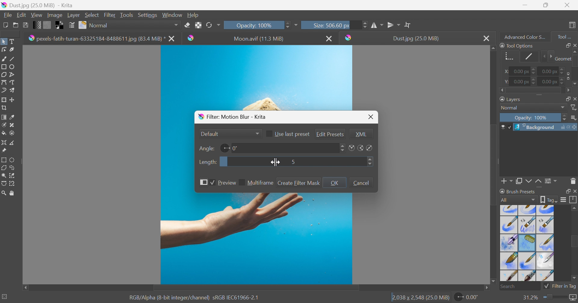 This screenshot has width=578, height=303. Describe the element at coordinates (342, 148) in the screenshot. I see `Slider` at that location.